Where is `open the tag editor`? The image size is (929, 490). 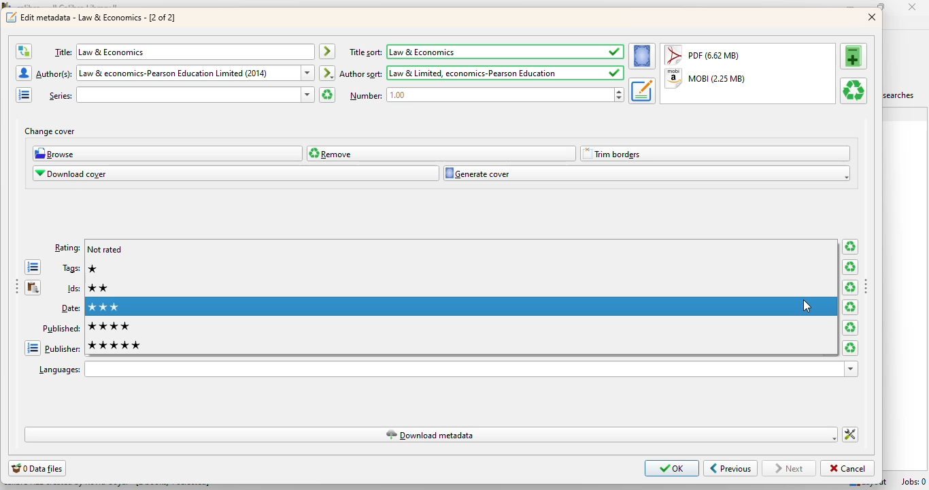
open the tag editor is located at coordinates (33, 267).